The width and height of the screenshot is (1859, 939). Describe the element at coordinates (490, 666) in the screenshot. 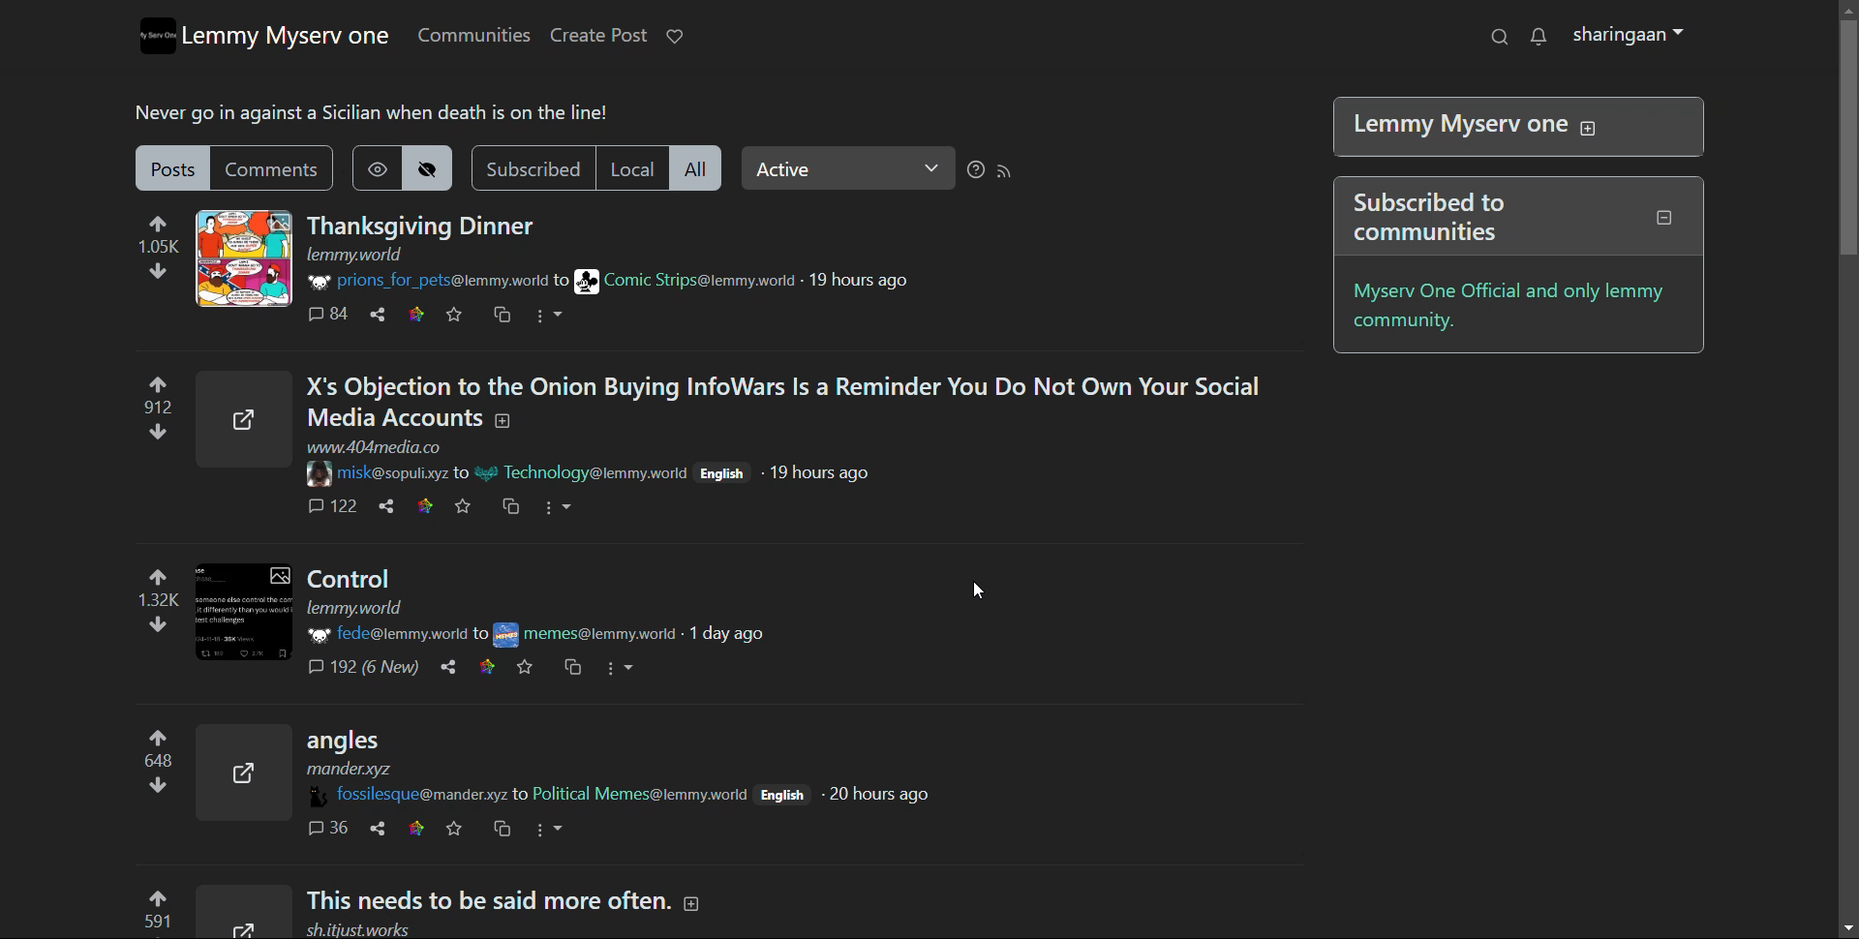

I see `link` at that location.